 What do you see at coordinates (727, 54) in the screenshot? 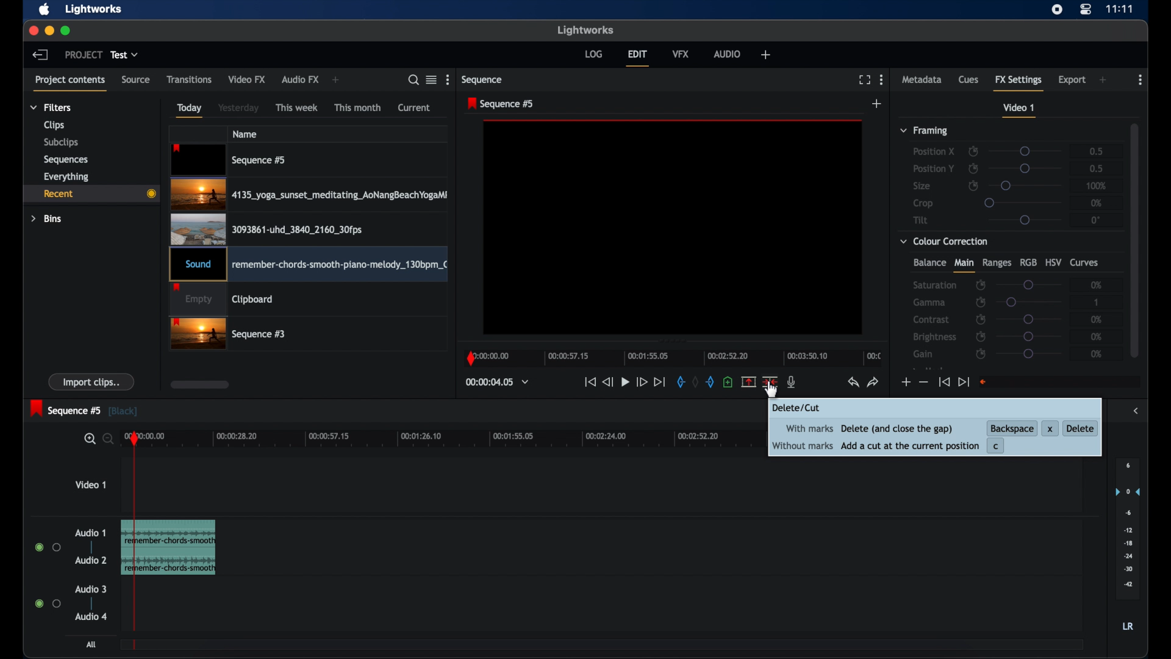
I see `audio` at bounding box center [727, 54].